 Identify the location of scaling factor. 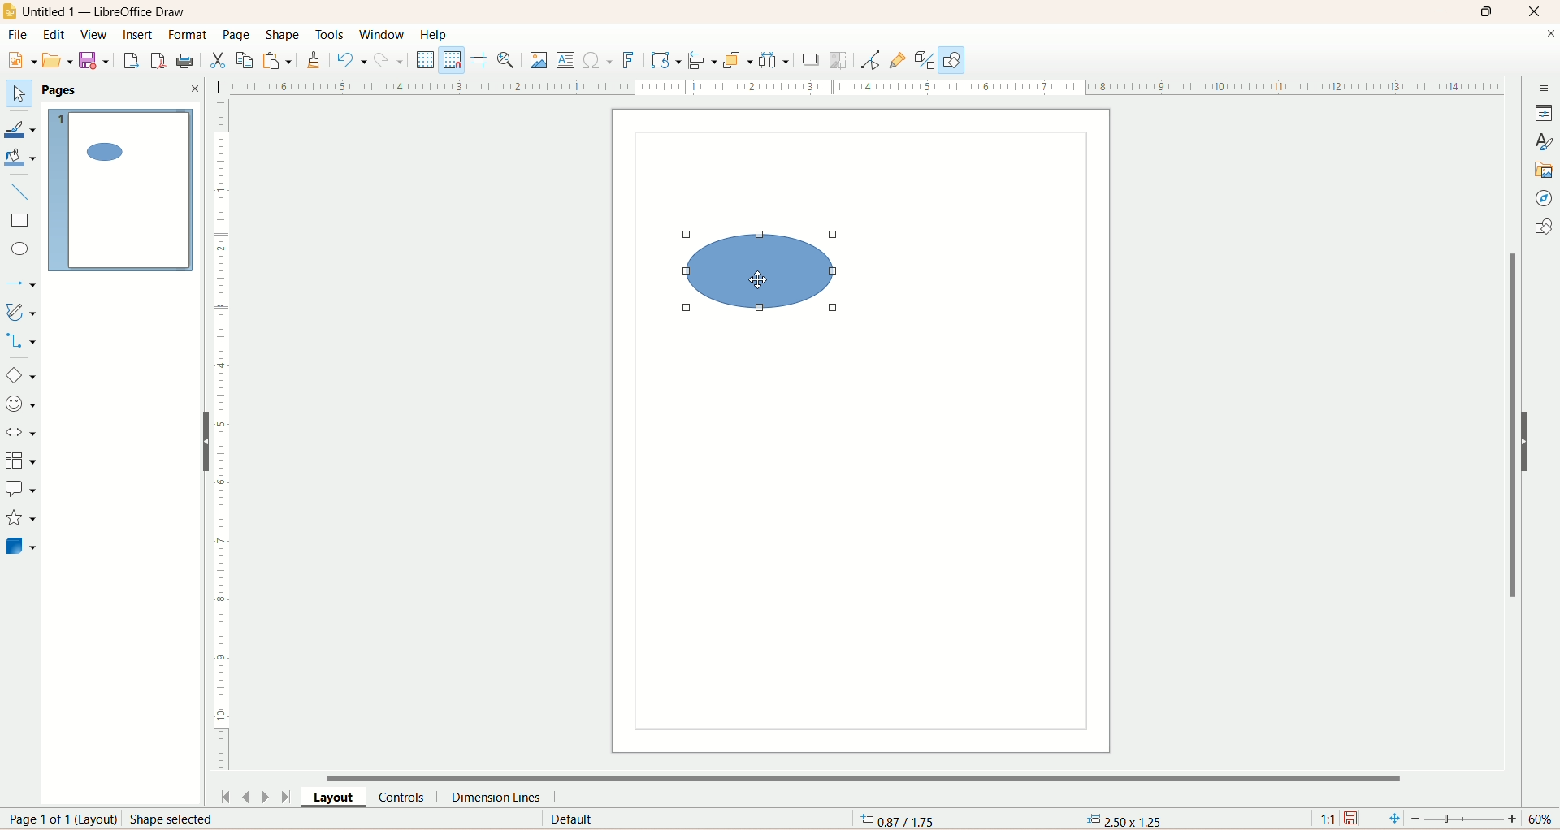
(1330, 817).